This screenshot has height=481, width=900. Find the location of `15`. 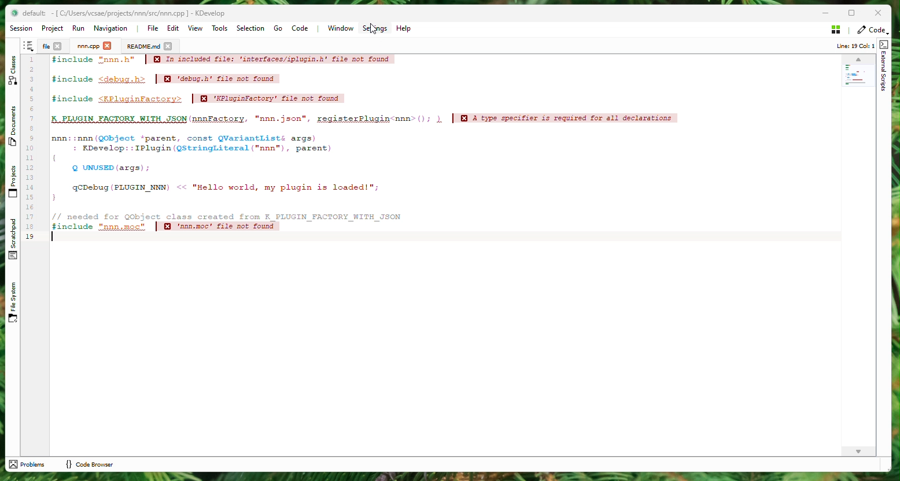

15 is located at coordinates (30, 197).